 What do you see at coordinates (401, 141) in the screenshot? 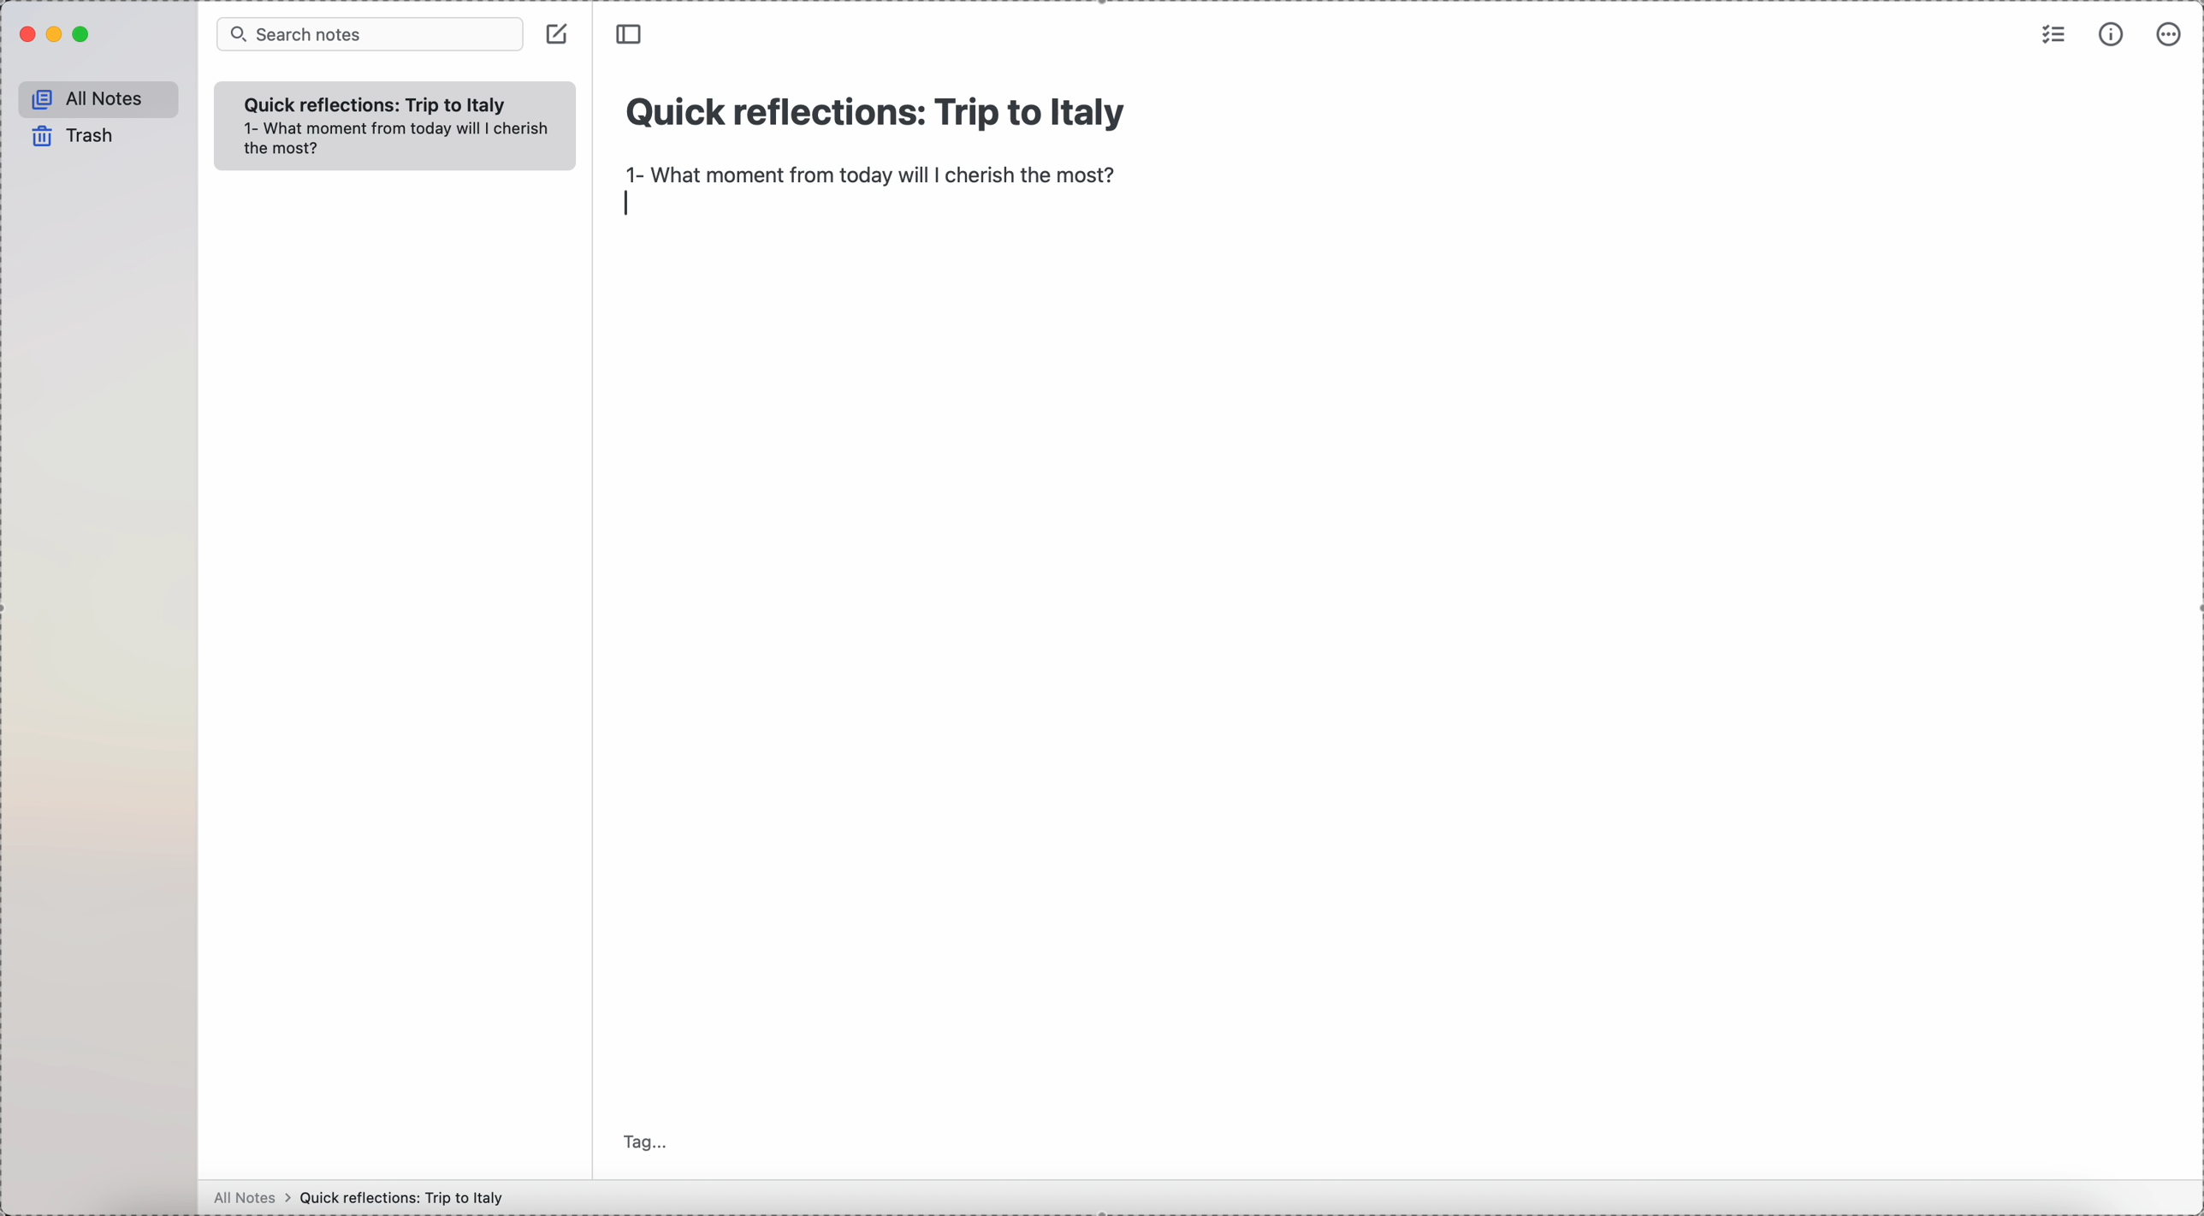
I see `1- What moment from today will I cherish the most?` at bounding box center [401, 141].